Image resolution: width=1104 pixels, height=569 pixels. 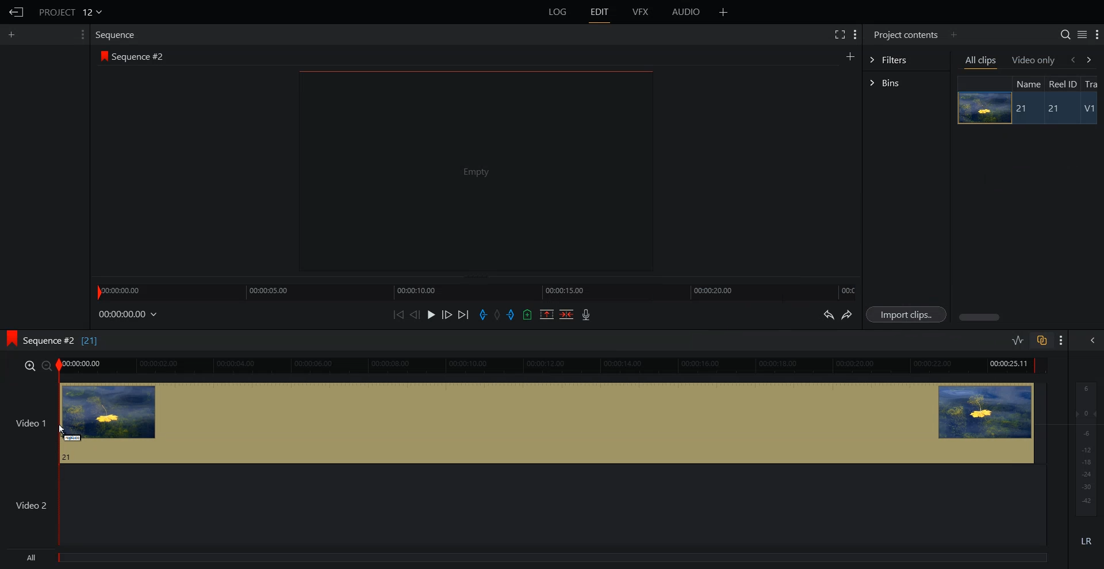 What do you see at coordinates (856, 36) in the screenshot?
I see `Show Setting Menu` at bounding box center [856, 36].